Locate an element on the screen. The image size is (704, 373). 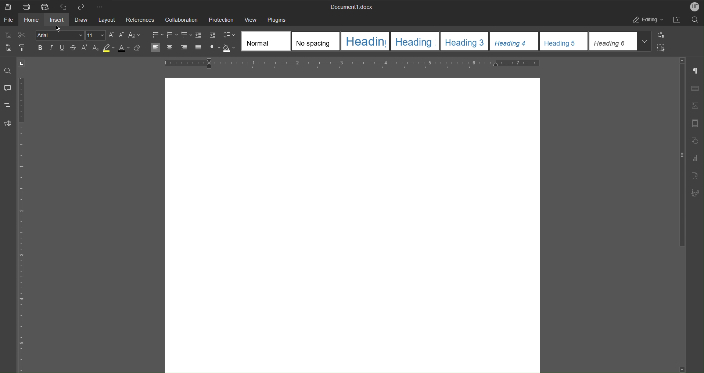
Non-Printing Characters is located at coordinates (214, 48).